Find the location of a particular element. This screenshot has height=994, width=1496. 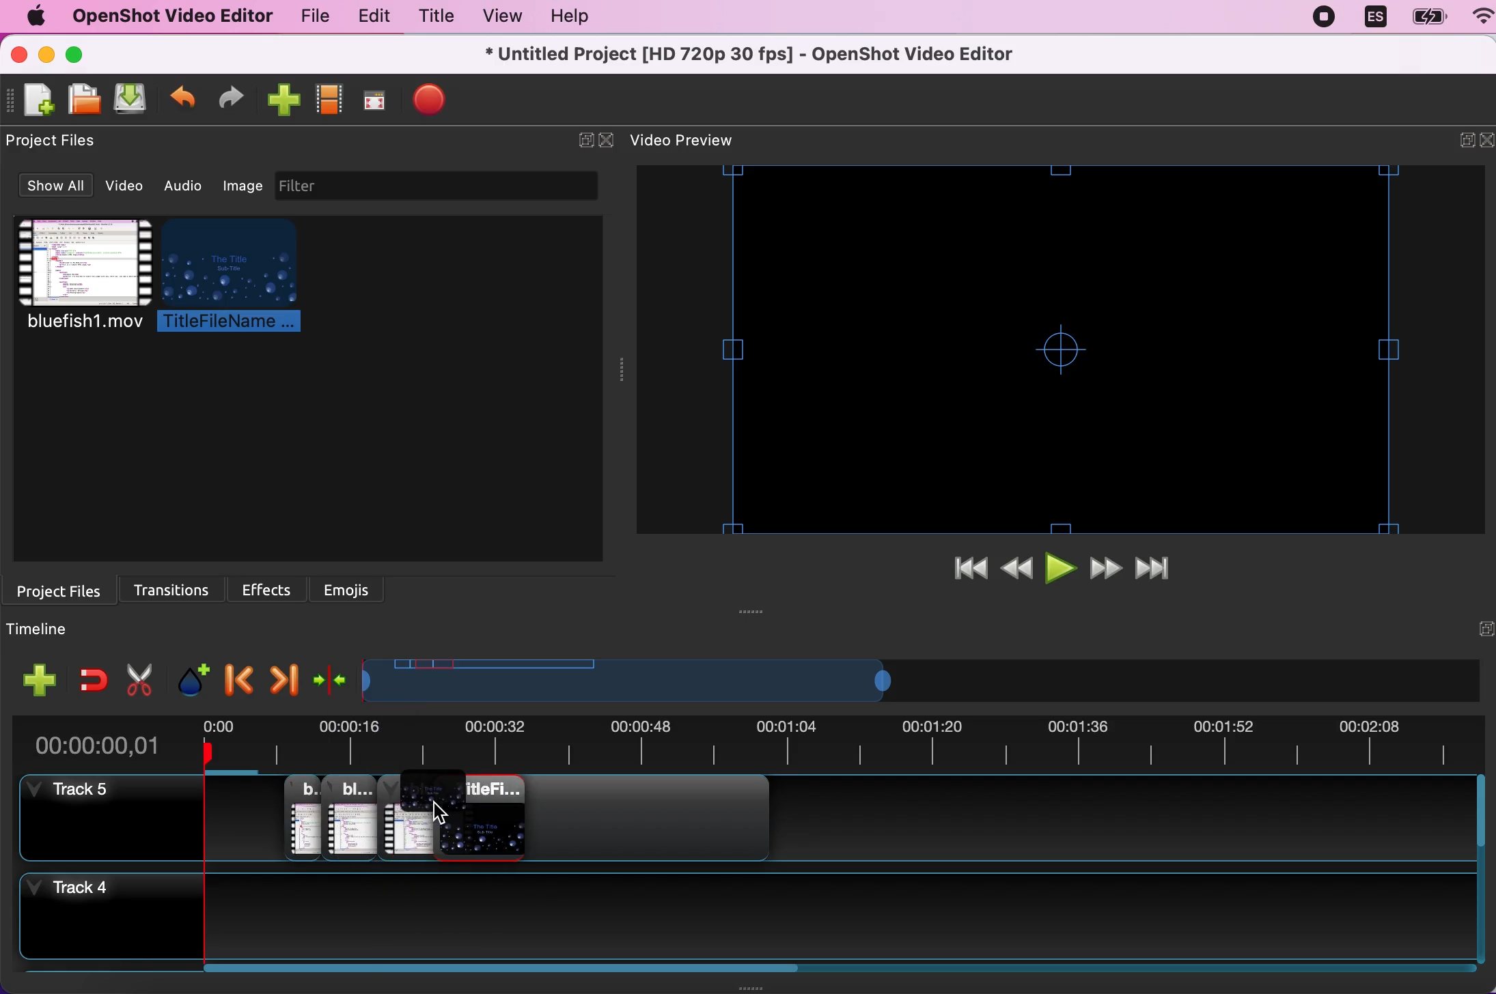

minimize is located at coordinates (46, 56).